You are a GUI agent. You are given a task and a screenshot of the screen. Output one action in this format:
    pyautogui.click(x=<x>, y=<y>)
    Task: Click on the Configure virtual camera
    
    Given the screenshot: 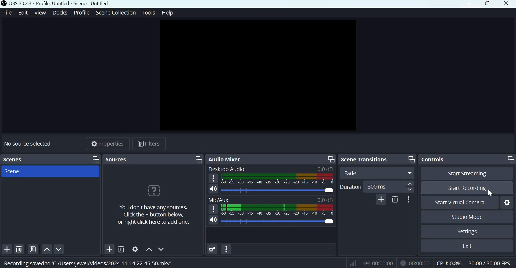 What is the action you would take?
    pyautogui.click(x=507, y=202)
    